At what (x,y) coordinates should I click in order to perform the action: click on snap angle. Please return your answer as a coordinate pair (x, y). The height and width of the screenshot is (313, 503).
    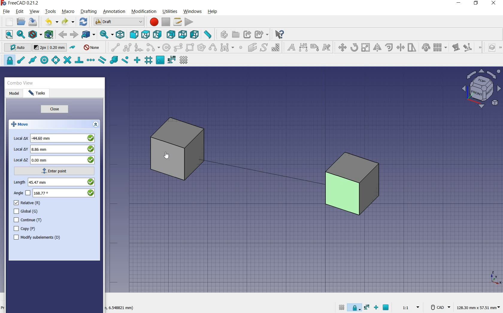
    Looking at the image, I should click on (55, 60).